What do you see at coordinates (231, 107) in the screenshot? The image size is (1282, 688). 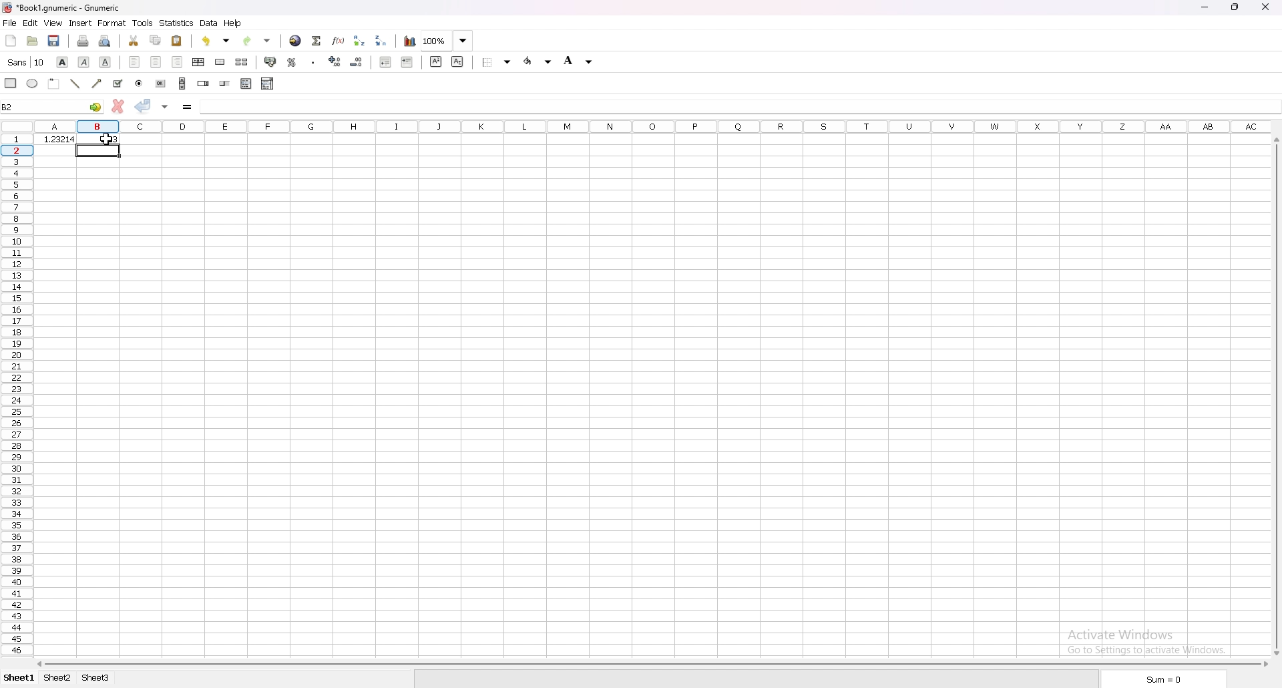 I see `formula` at bounding box center [231, 107].